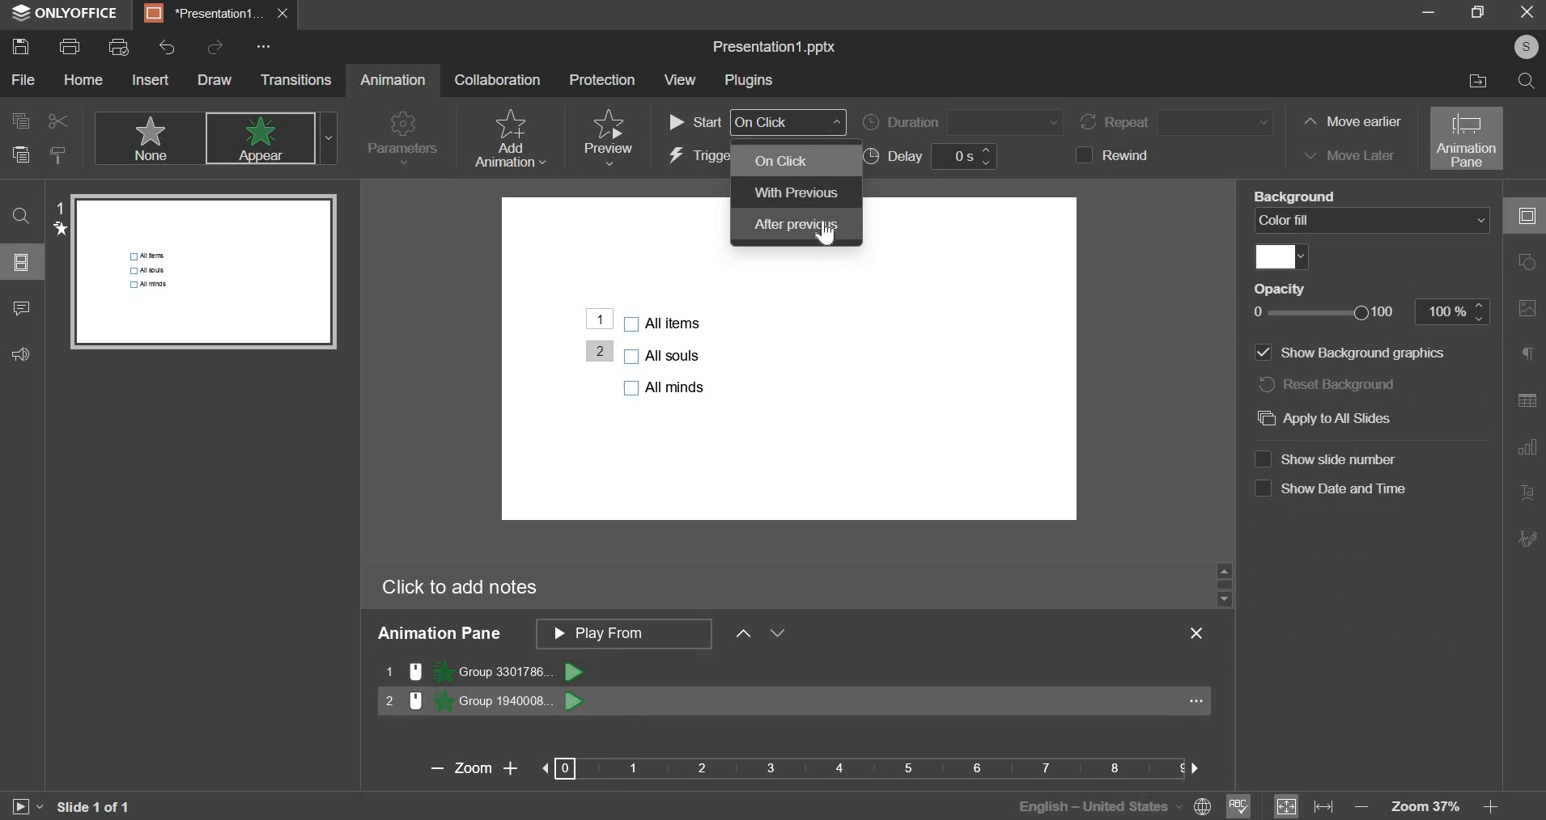 This screenshot has width=1546, height=820. Describe the element at coordinates (19, 46) in the screenshot. I see `save` at that location.